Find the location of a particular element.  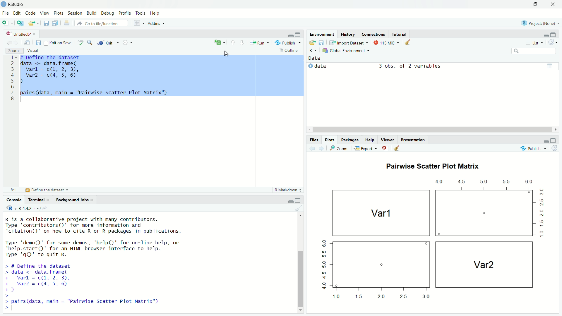

Scrollbar is located at coordinates (433, 130).